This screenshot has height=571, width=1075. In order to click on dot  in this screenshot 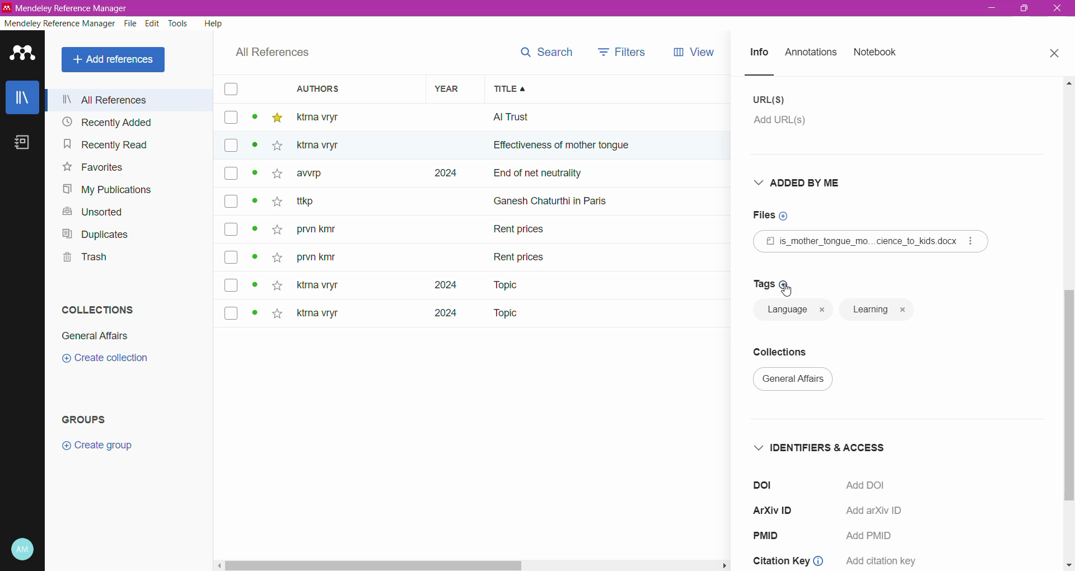, I will do `click(255, 176)`.